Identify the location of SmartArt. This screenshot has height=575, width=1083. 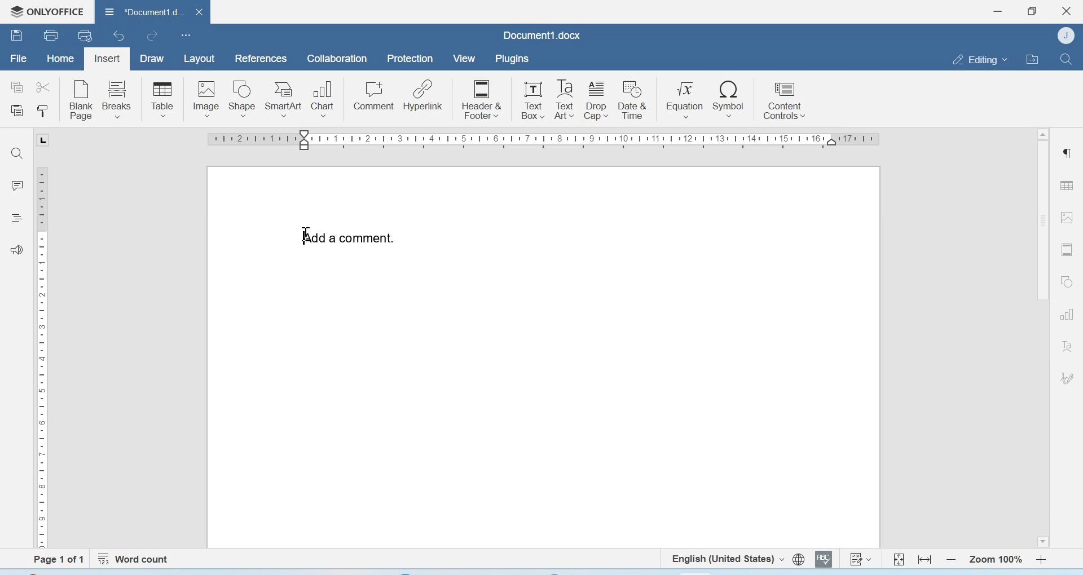
(284, 99).